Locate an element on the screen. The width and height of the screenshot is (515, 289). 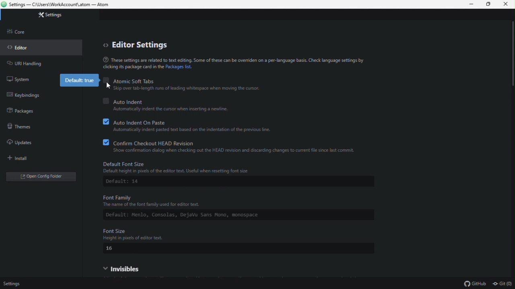
Keybinding is located at coordinates (25, 95).